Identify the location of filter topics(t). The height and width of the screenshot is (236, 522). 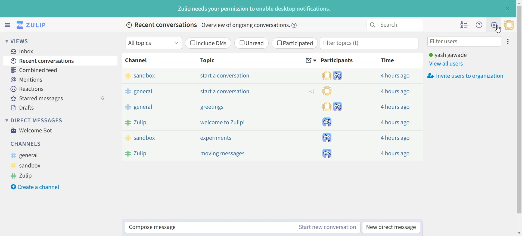
(370, 43).